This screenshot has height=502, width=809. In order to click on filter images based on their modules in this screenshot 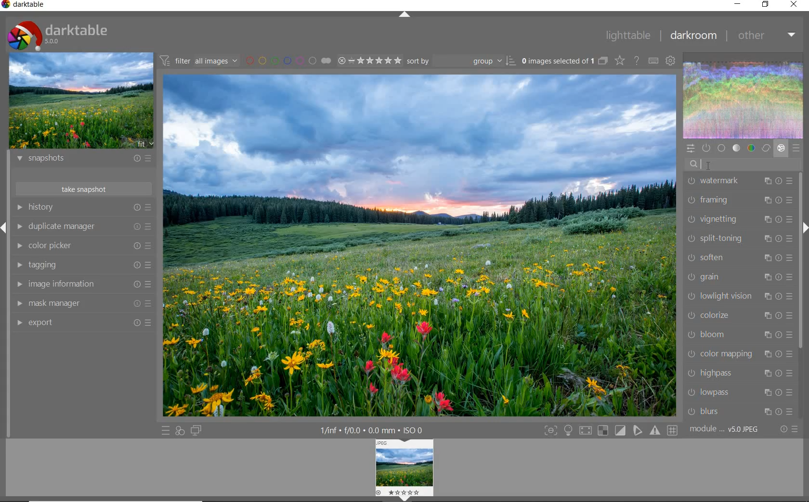, I will do `click(200, 60)`.